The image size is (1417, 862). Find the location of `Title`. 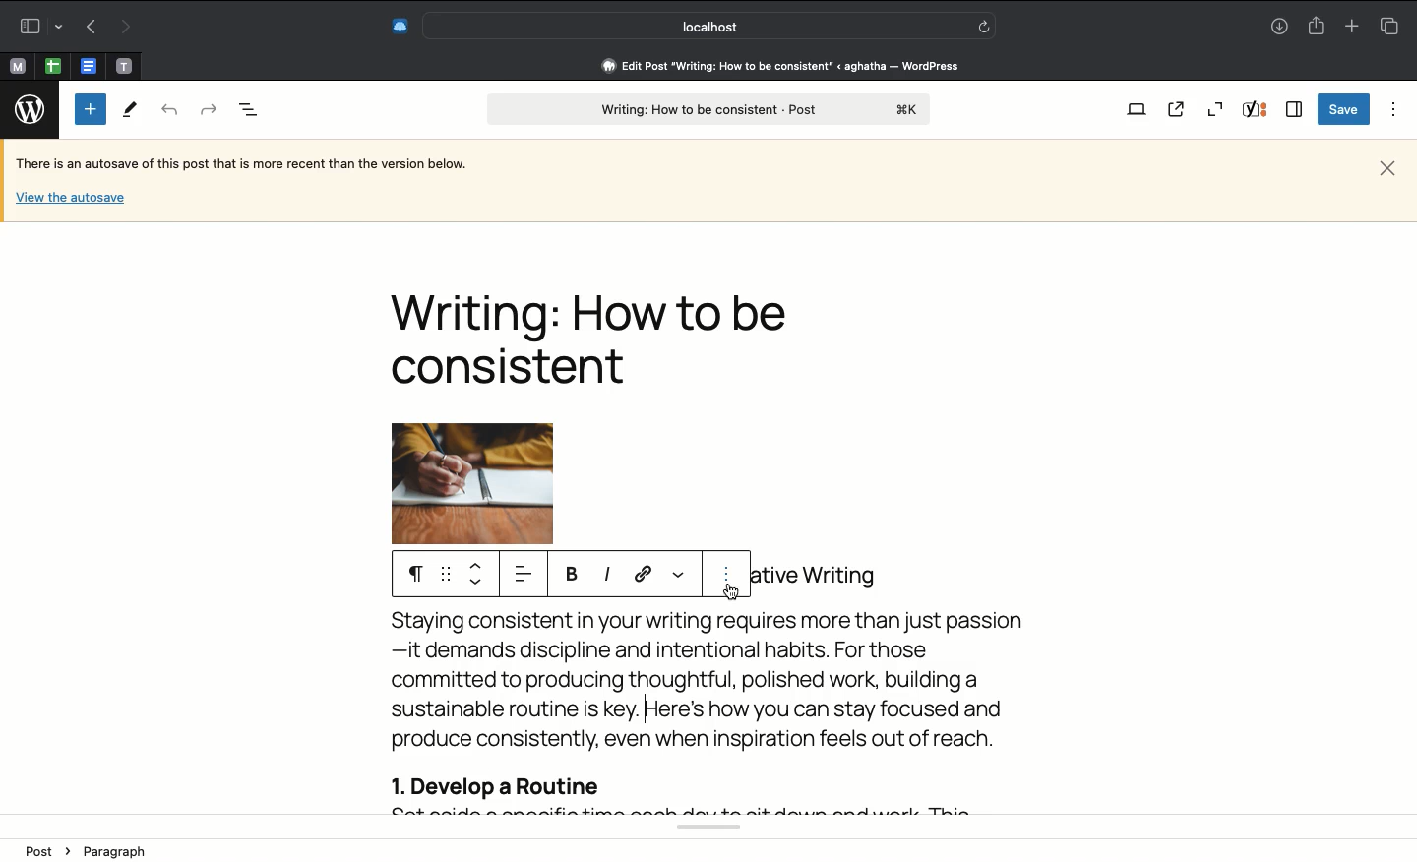

Title is located at coordinates (599, 339).